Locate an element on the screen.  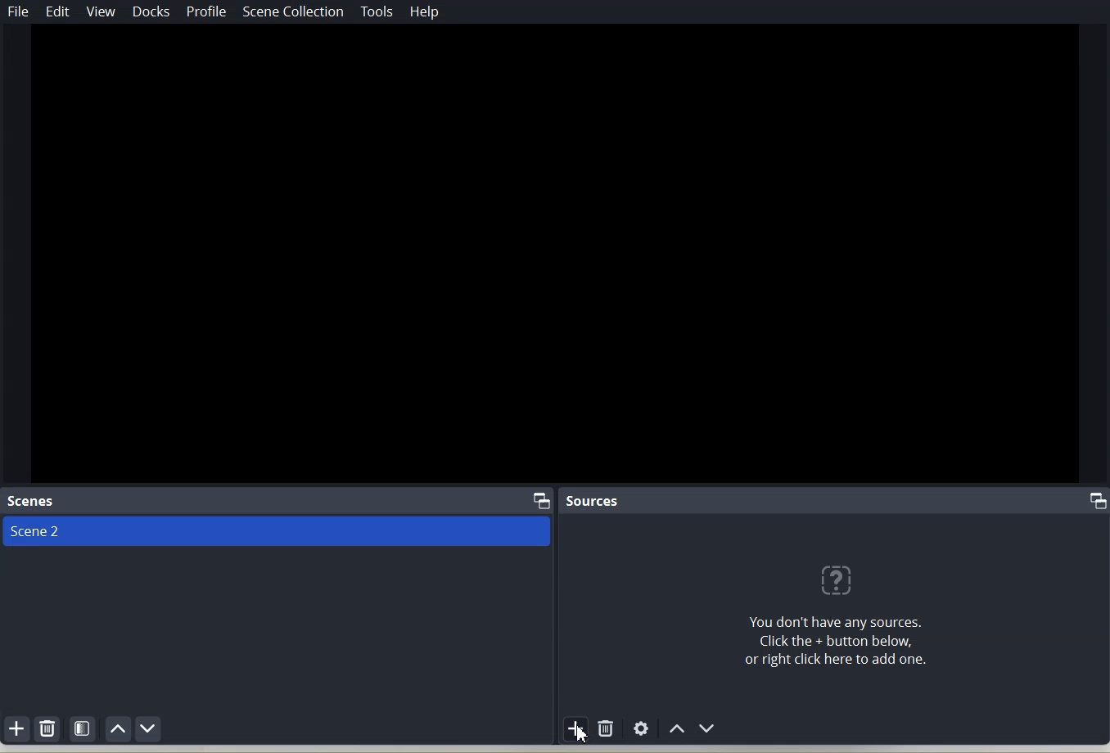
Open Source Properties is located at coordinates (641, 729).